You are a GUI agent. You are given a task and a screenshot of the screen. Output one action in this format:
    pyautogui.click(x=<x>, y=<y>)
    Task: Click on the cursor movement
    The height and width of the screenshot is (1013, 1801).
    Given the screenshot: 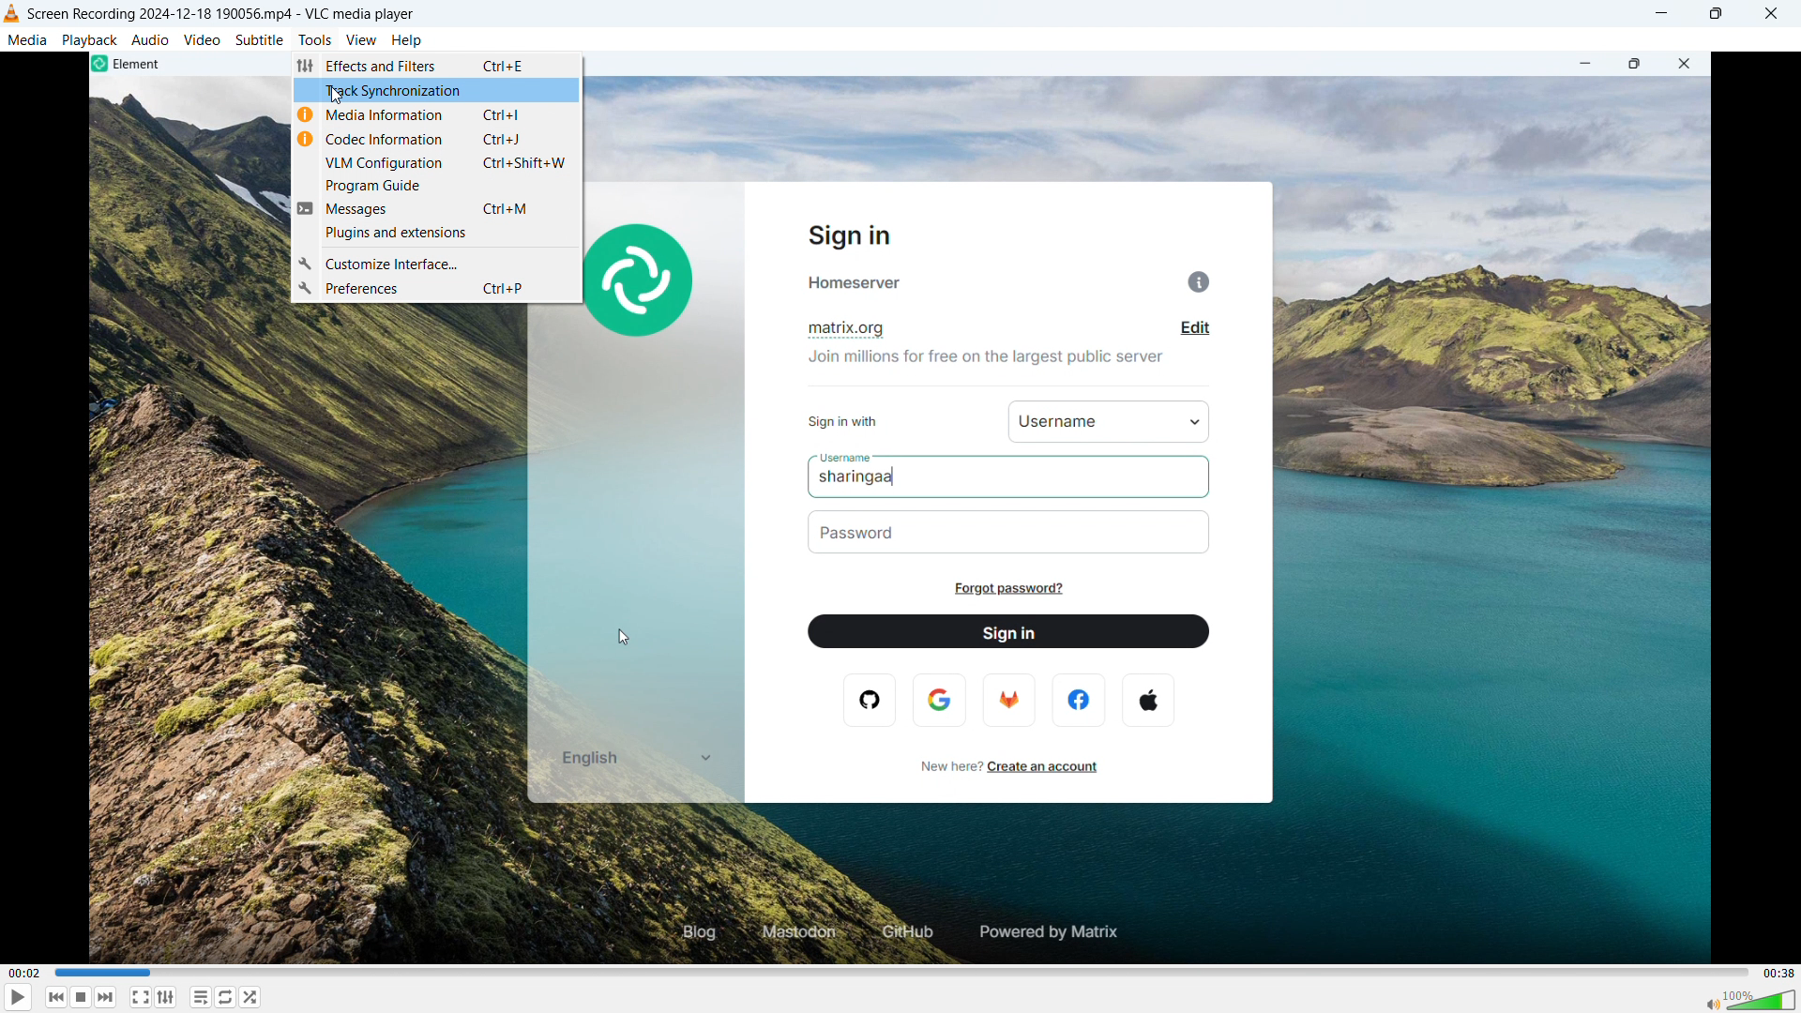 What is the action you would take?
    pyautogui.click(x=610, y=635)
    